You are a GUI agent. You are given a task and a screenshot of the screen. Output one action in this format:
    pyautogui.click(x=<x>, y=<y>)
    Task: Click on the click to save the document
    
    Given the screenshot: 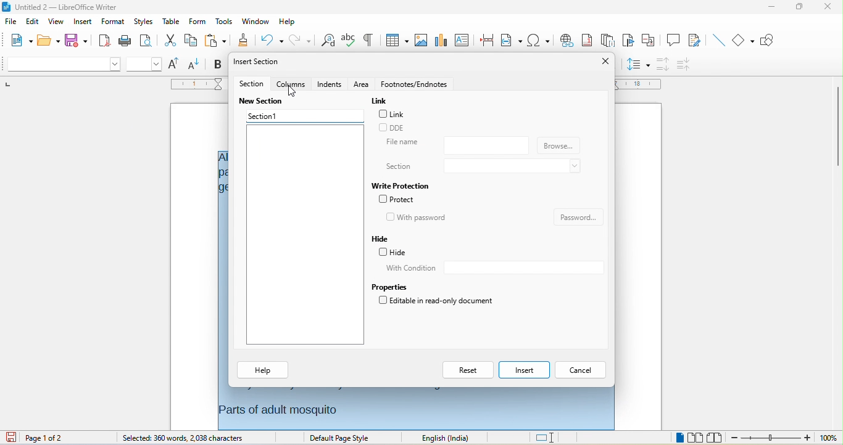 What is the action you would take?
    pyautogui.click(x=10, y=438)
    